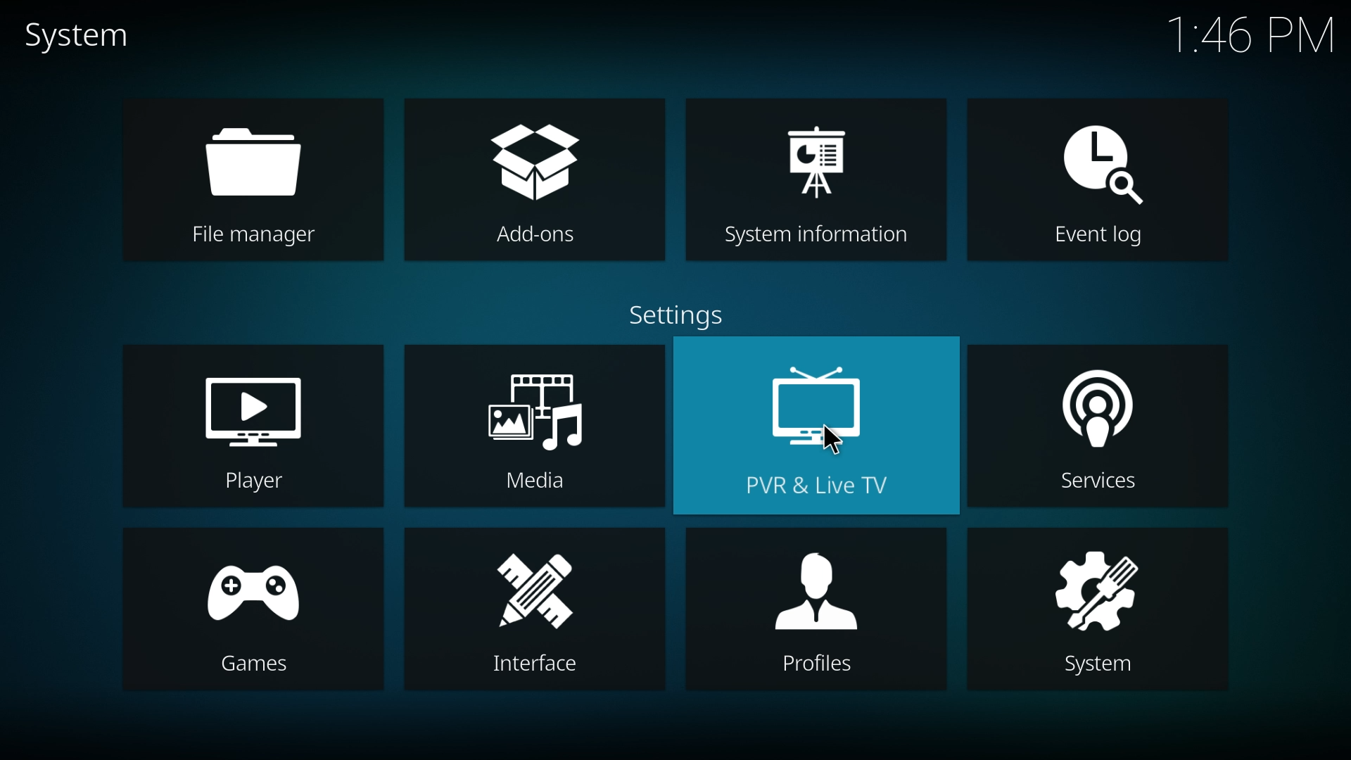 This screenshot has width=1351, height=760. Describe the element at coordinates (834, 441) in the screenshot. I see `cursor` at that location.